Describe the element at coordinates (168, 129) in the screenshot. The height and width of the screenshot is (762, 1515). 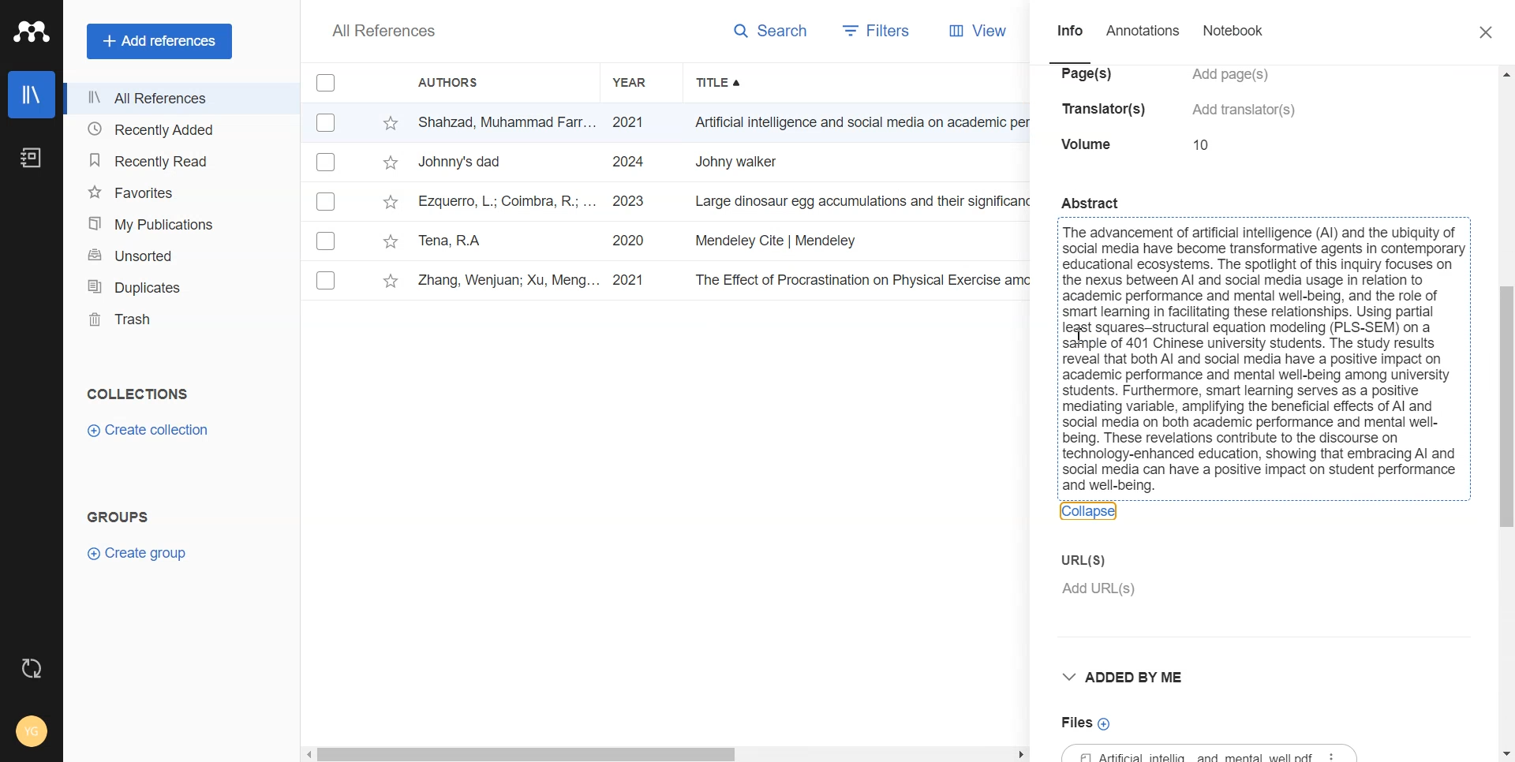
I see `Recently Added` at that location.